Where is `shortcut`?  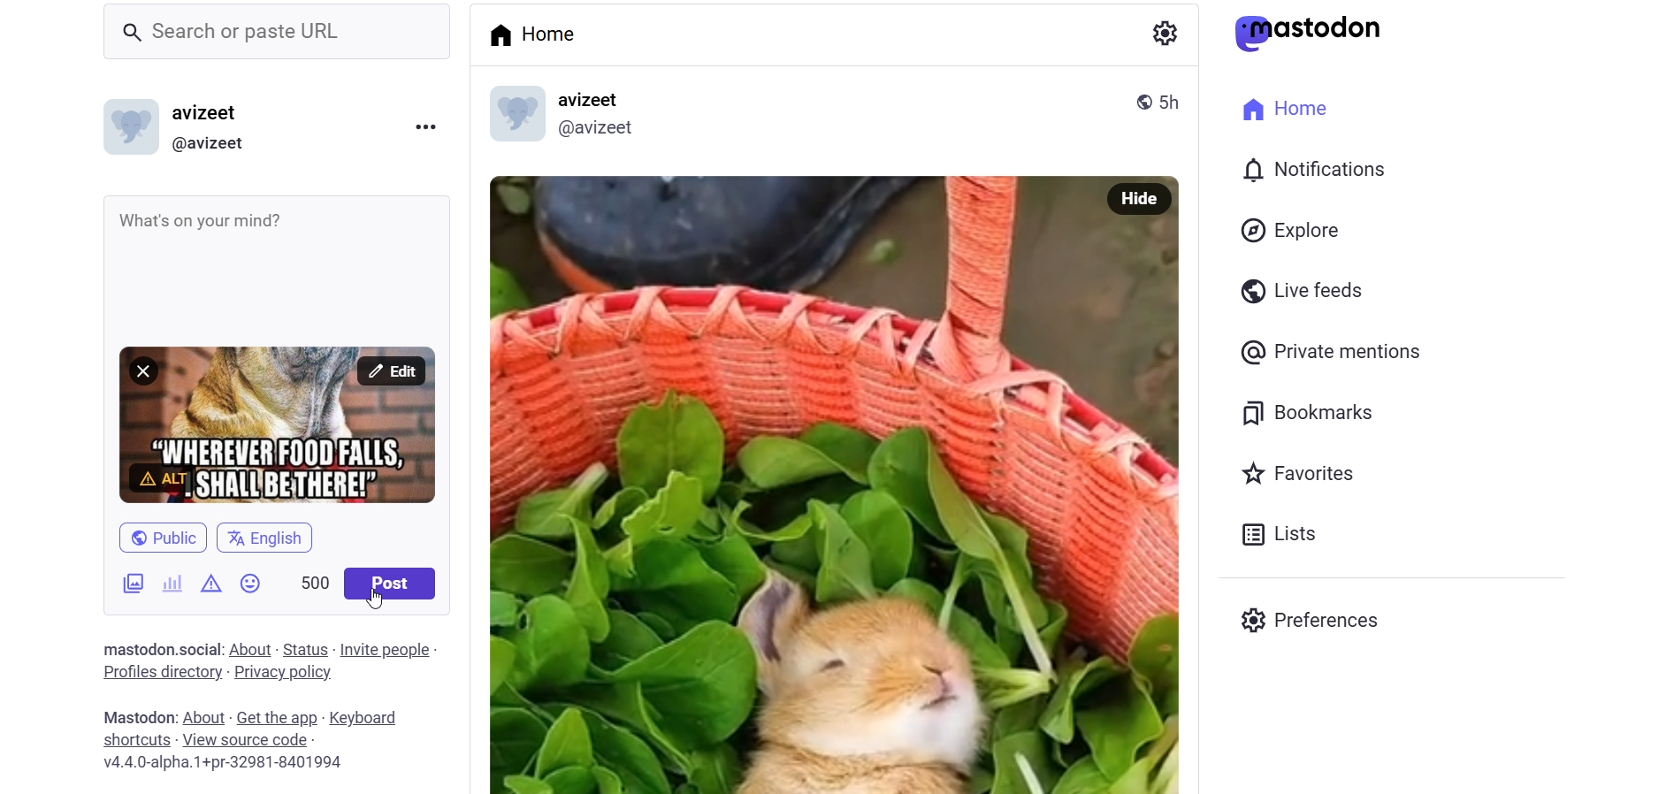
shortcut is located at coordinates (132, 739).